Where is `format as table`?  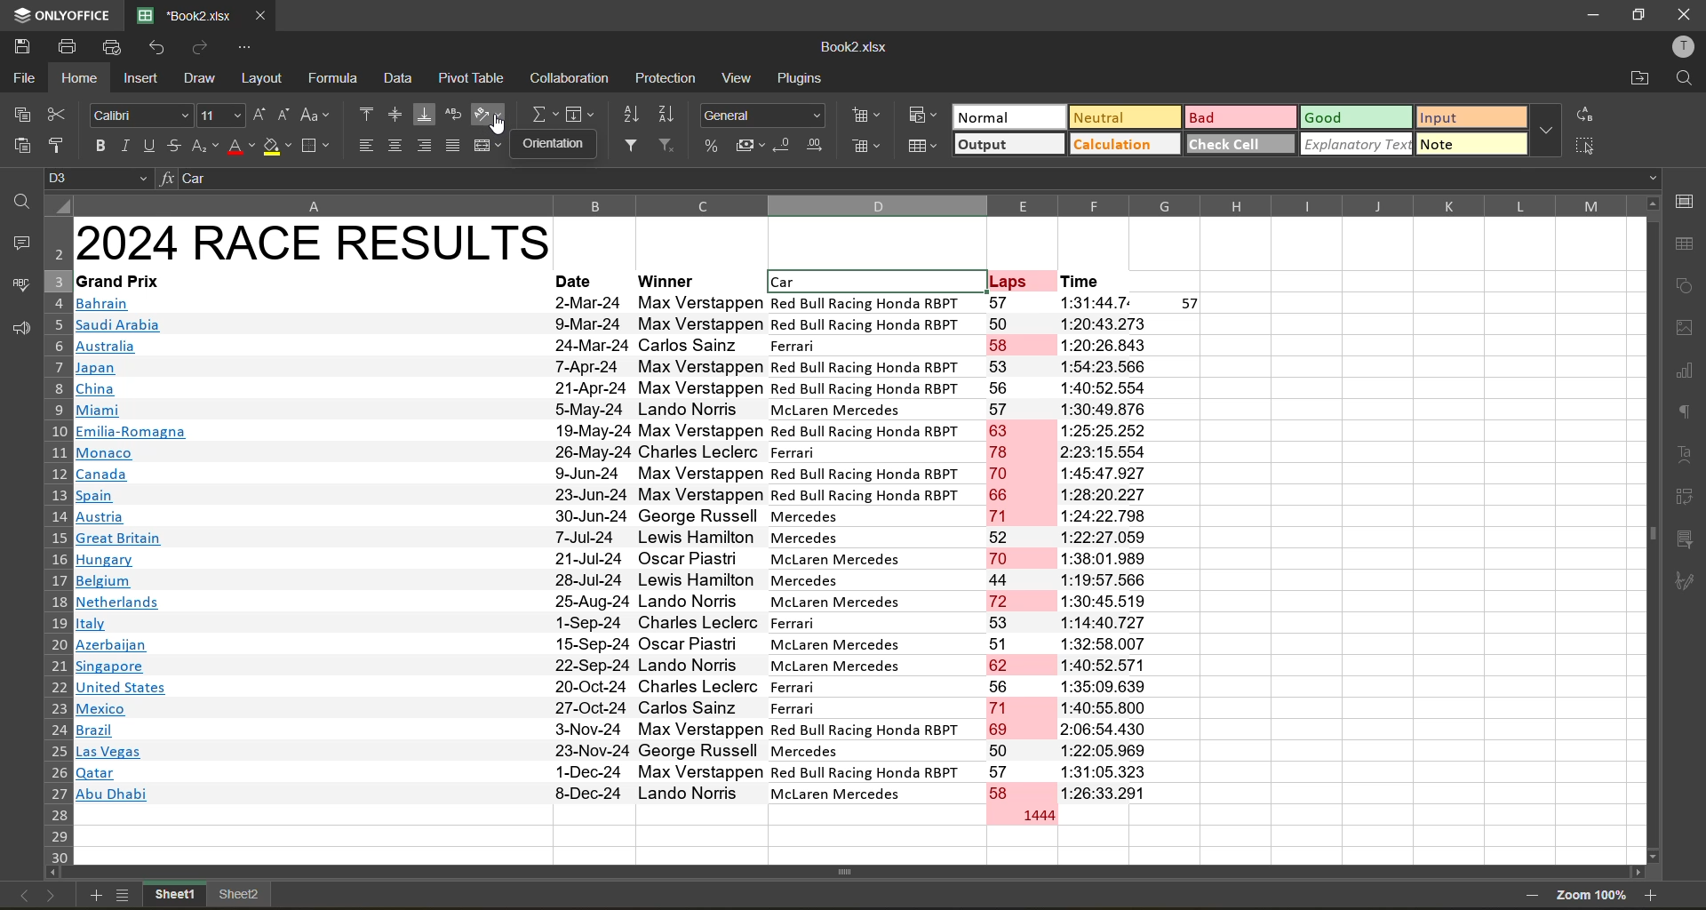
format as table is located at coordinates (923, 147).